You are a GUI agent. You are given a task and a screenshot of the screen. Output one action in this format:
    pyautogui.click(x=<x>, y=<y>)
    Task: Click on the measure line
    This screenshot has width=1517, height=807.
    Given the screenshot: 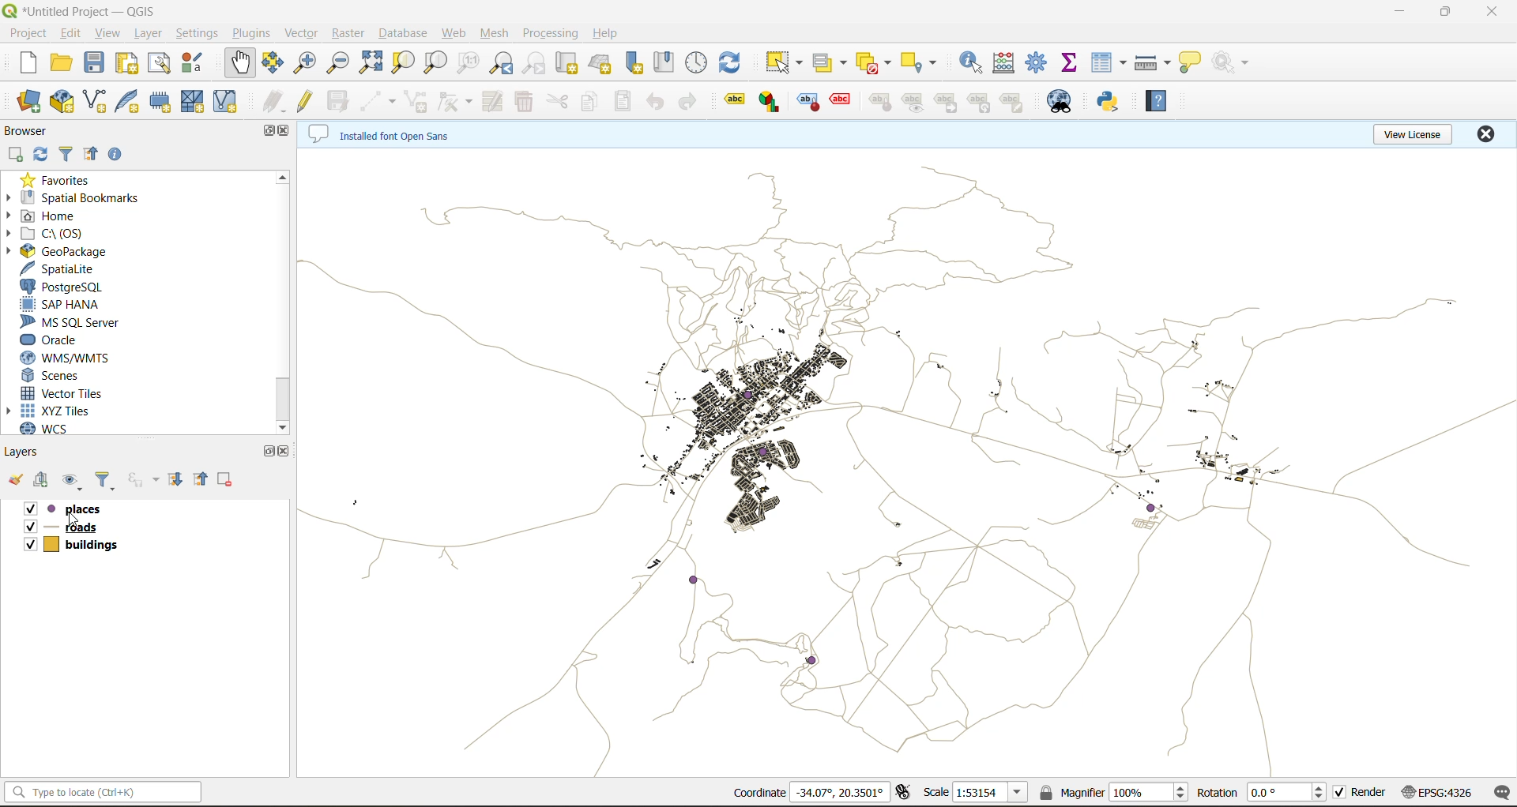 What is the action you would take?
    pyautogui.click(x=1154, y=66)
    